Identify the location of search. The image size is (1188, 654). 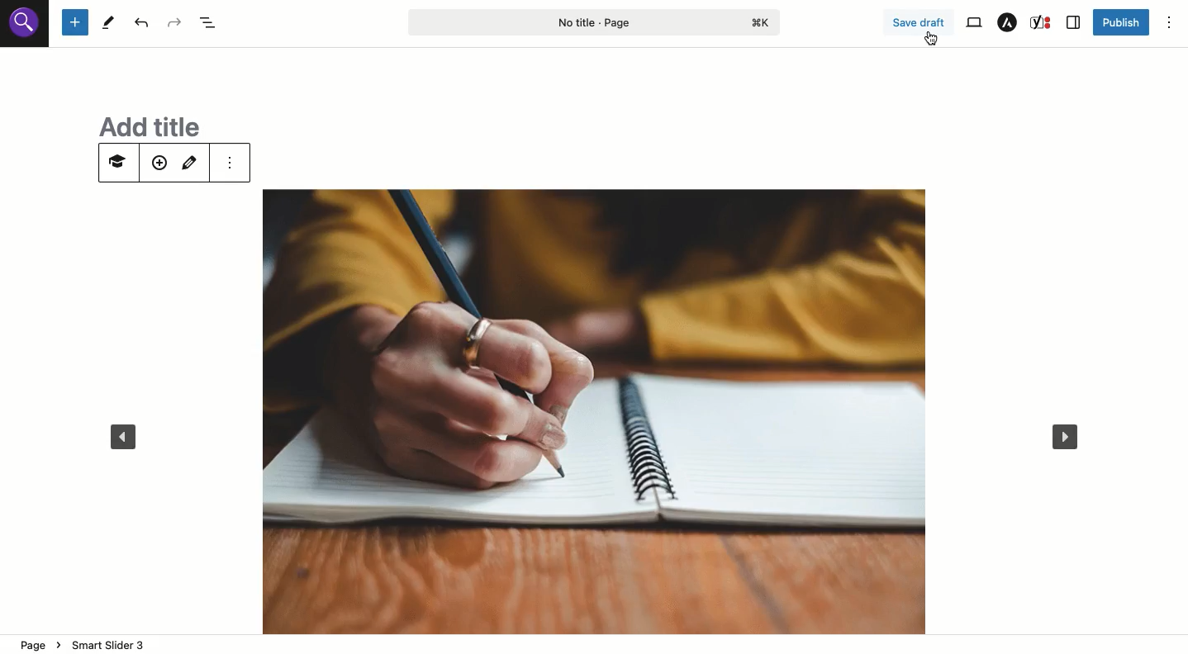
(26, 28).